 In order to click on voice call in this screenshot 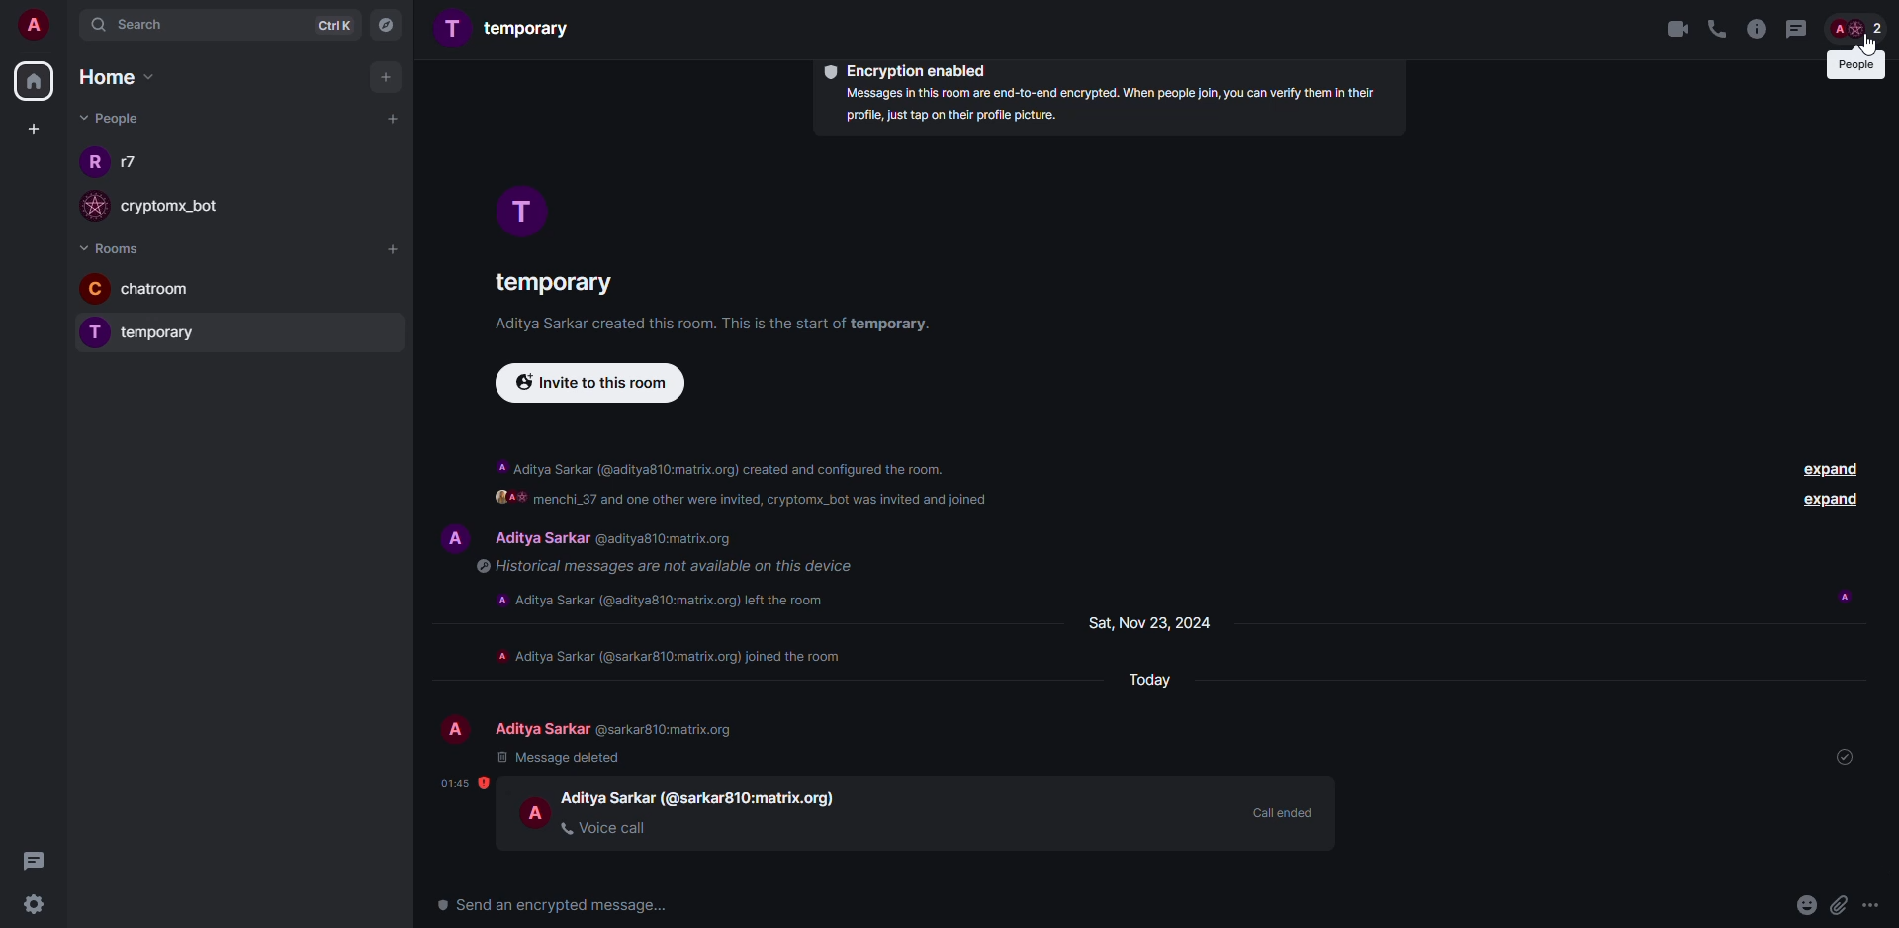, I will do `click(1716, 28)`.